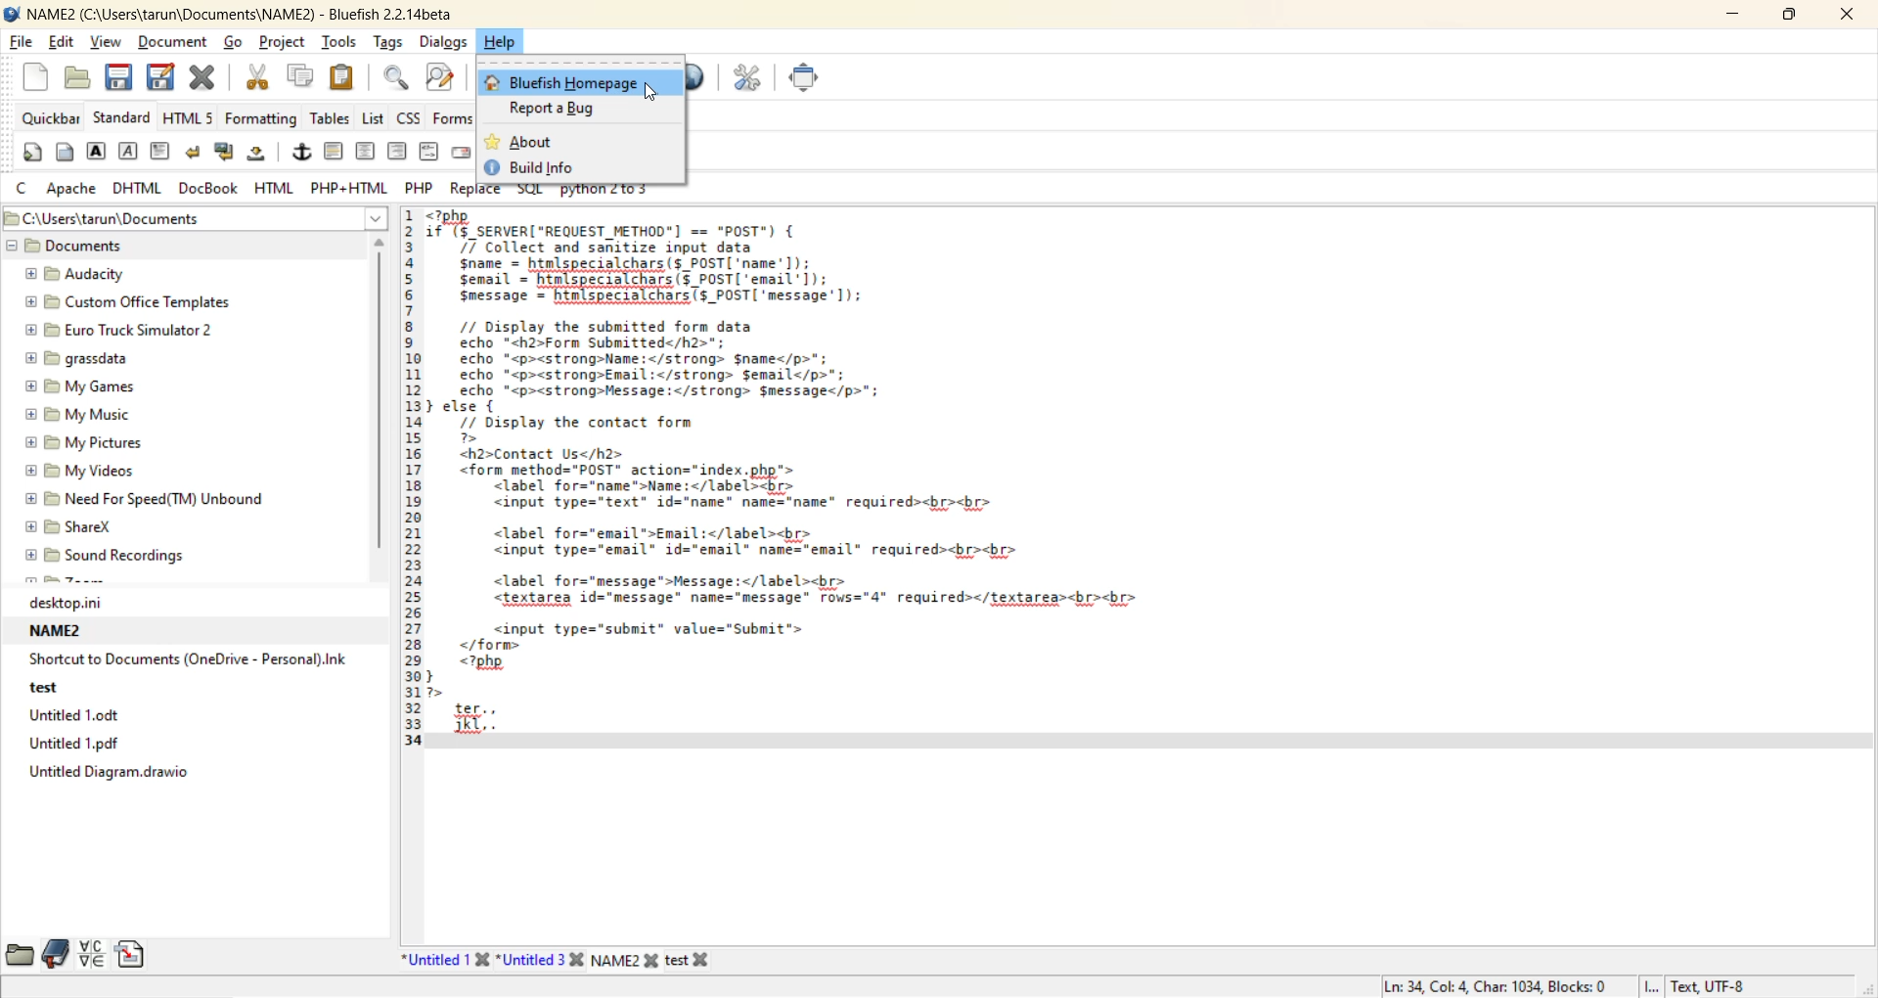  I want to click on copy, so click(299, 77).